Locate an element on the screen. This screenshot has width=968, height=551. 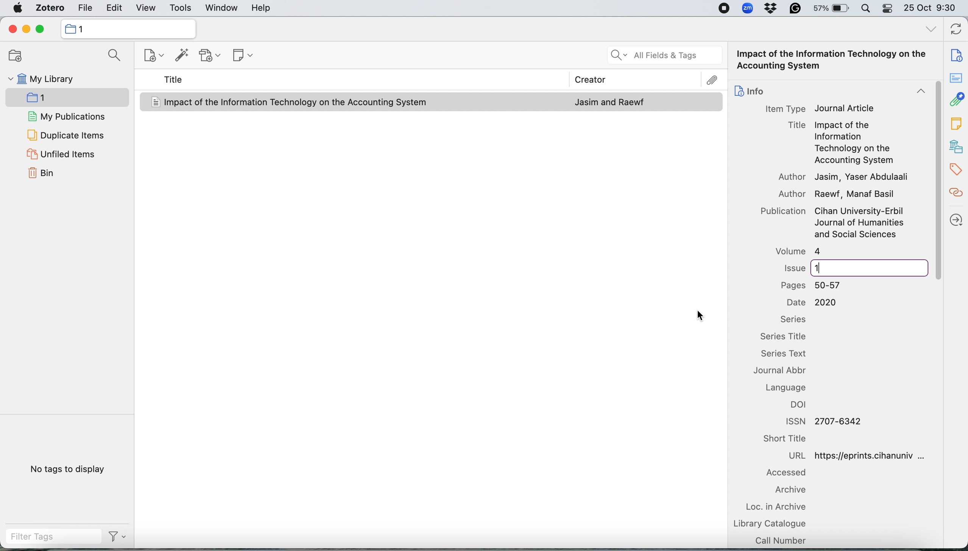
my library is located at coordinates (59, 79).